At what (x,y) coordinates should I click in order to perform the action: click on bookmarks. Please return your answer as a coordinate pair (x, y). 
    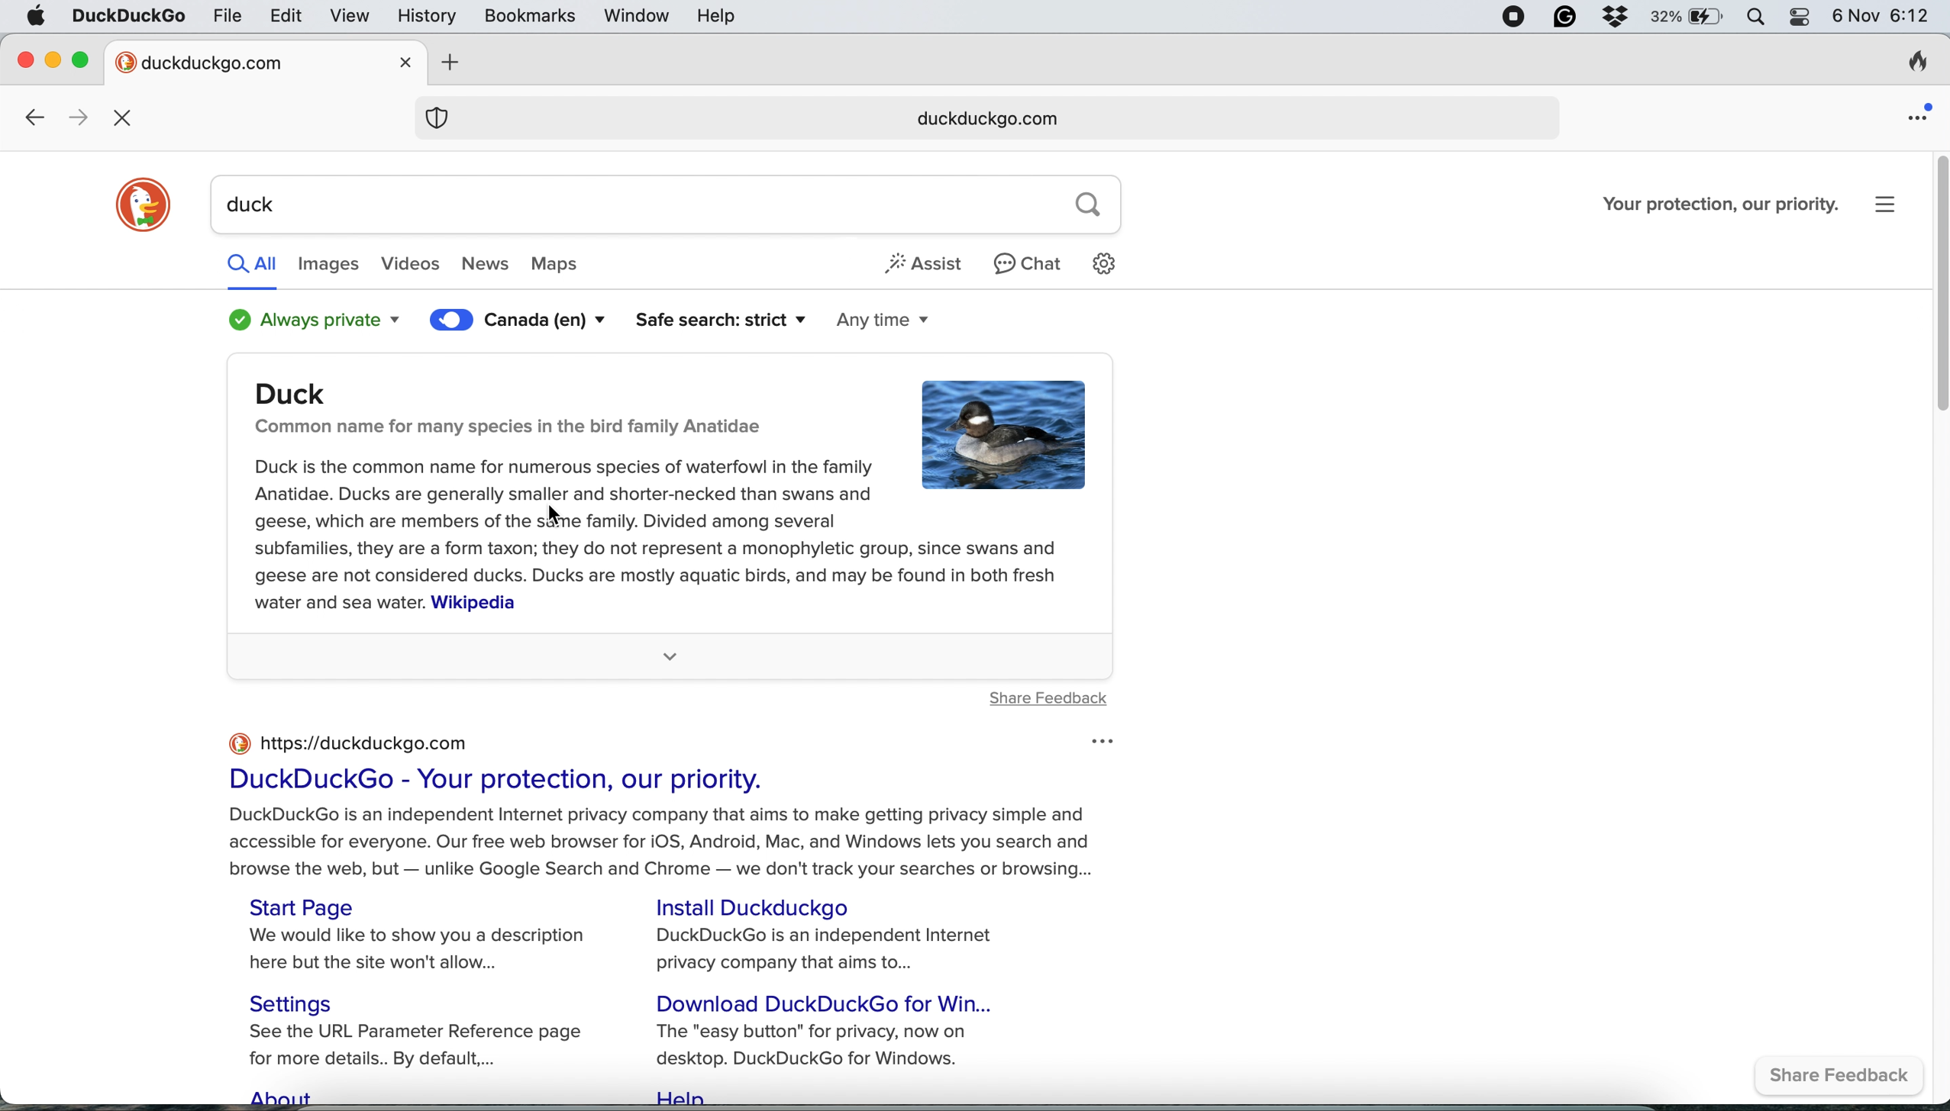
    Looking at the image, I should click on (531, 17).